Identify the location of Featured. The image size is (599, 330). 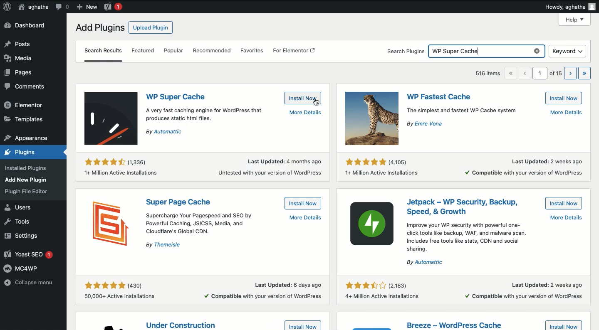
(142, 52).